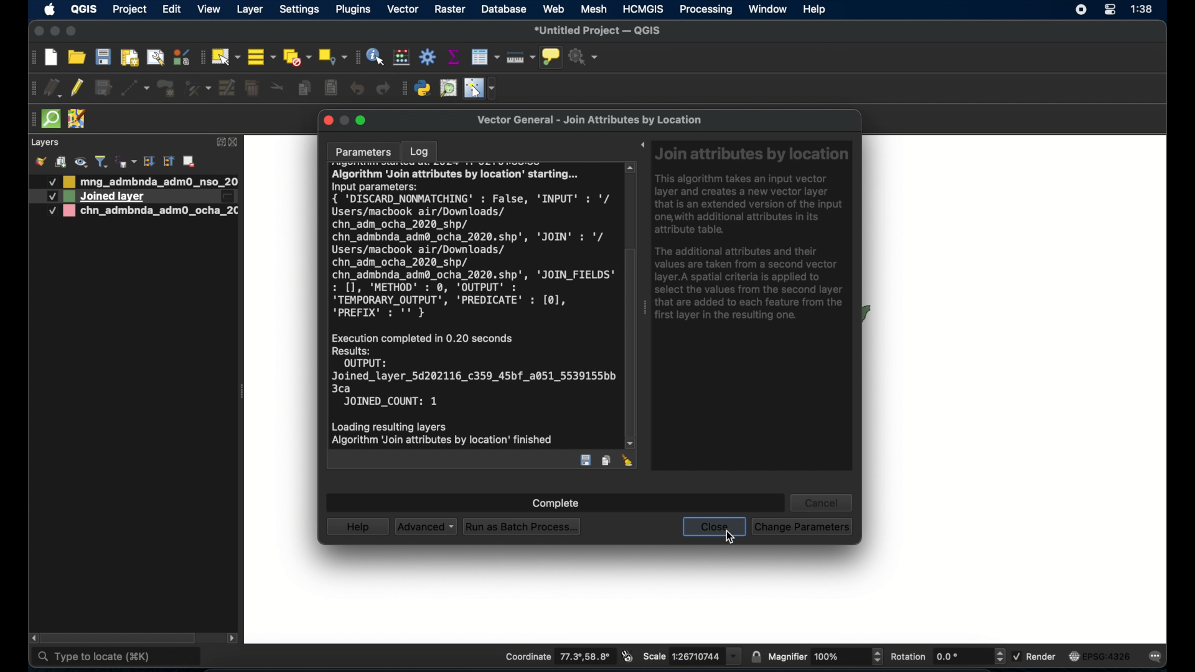 The width and height of the screenshot is (1195, 672). Describe the element at coordinates (767, 9) in the screenshot. I see `window` at that location.